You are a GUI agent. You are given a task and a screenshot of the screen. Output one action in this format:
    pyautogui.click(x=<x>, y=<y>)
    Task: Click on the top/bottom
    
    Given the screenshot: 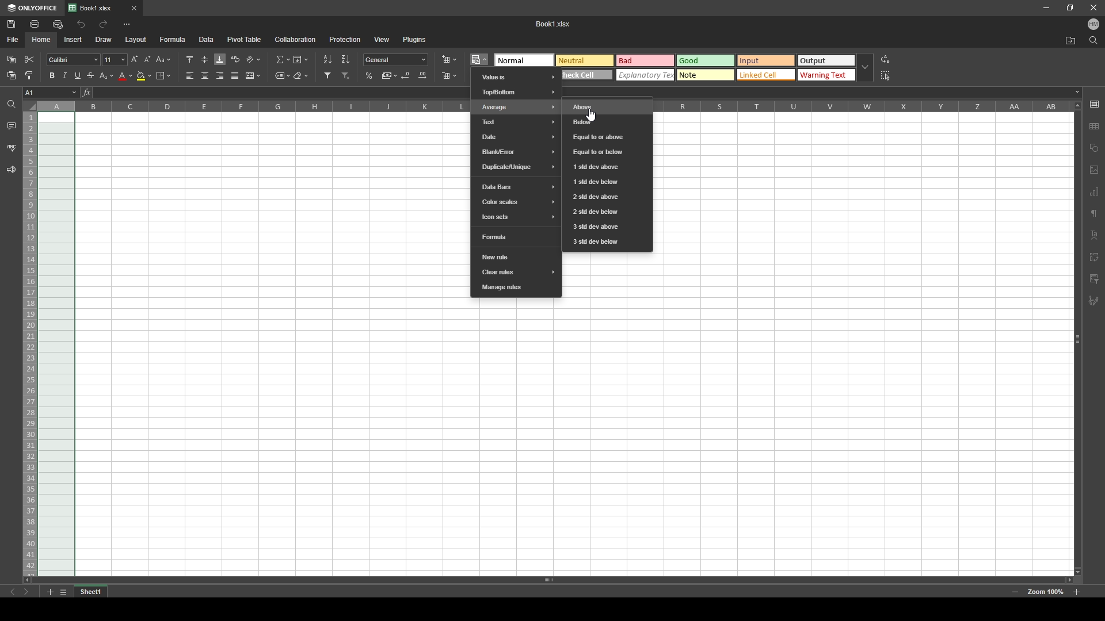 What is the action you would take?
    pyautogui.click(x=516, y=92)
    